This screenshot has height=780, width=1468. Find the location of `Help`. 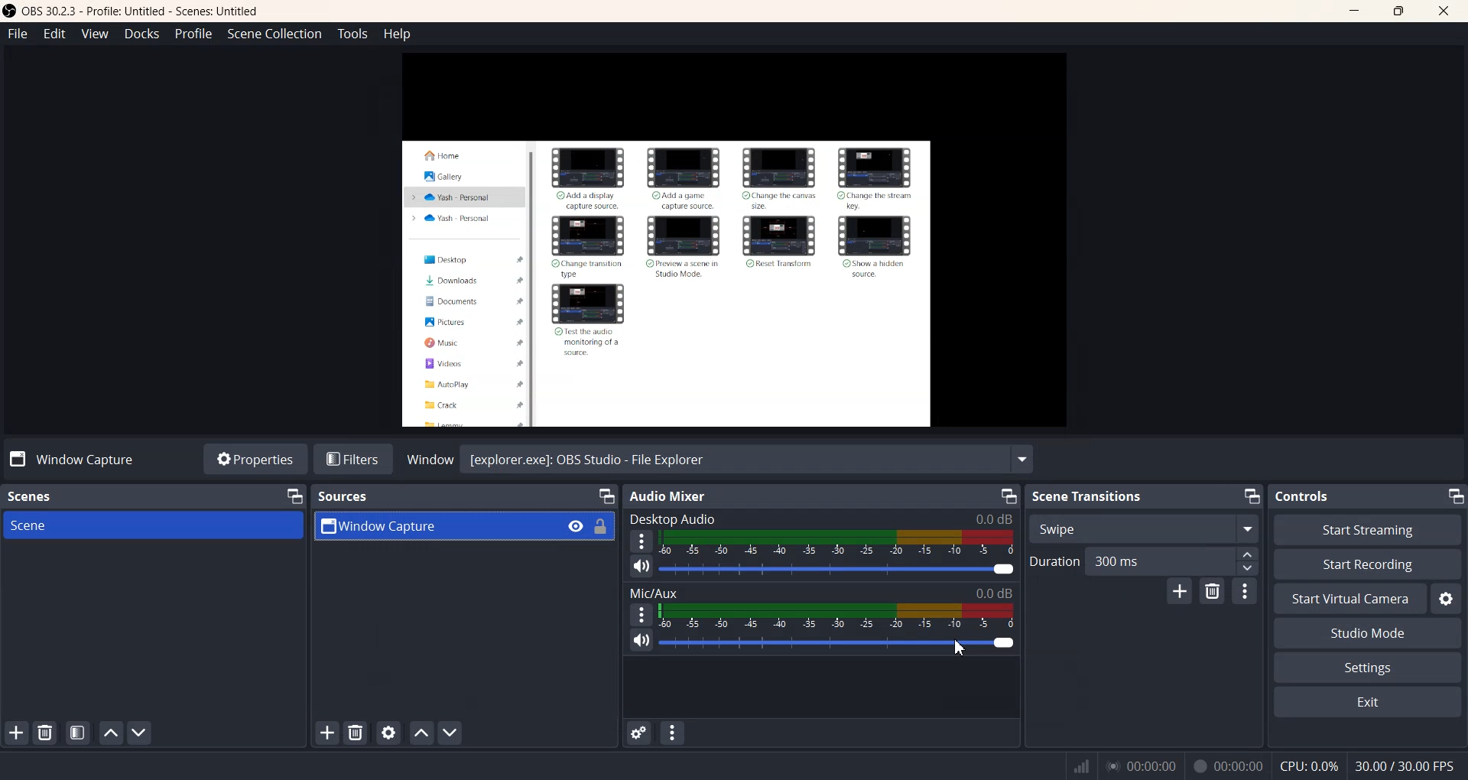

Help is located at coordinates (399, 34).